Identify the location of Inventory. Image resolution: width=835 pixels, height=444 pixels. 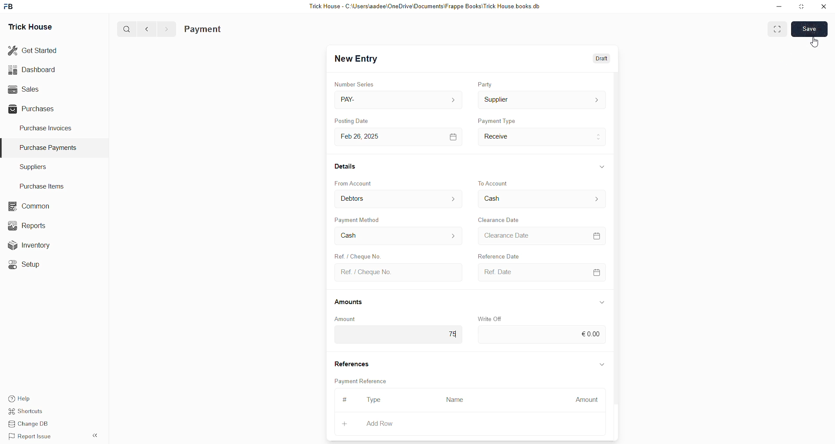
(30, 245).